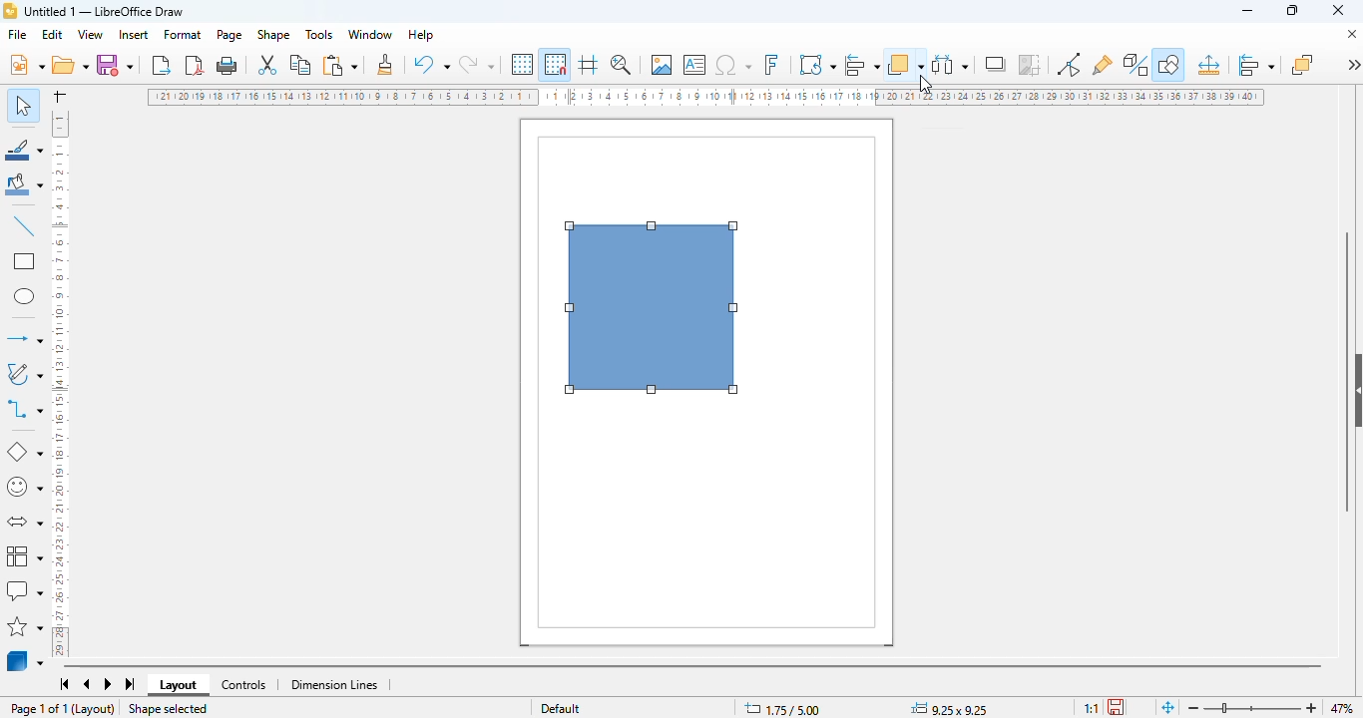 This screenshot has width=1363, height=718. What do you see at coordinates (1338, 10) in the screenshot?
I see `close` at bounding box center [1338, 10].